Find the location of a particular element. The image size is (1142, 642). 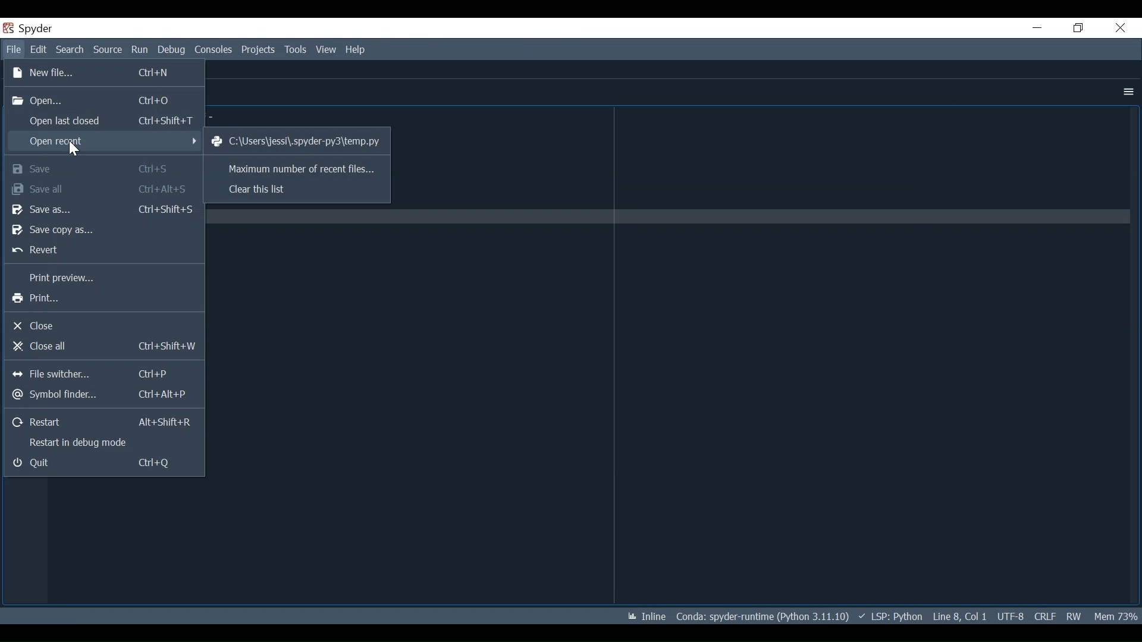

Tools is located at coordinates (297, 49).